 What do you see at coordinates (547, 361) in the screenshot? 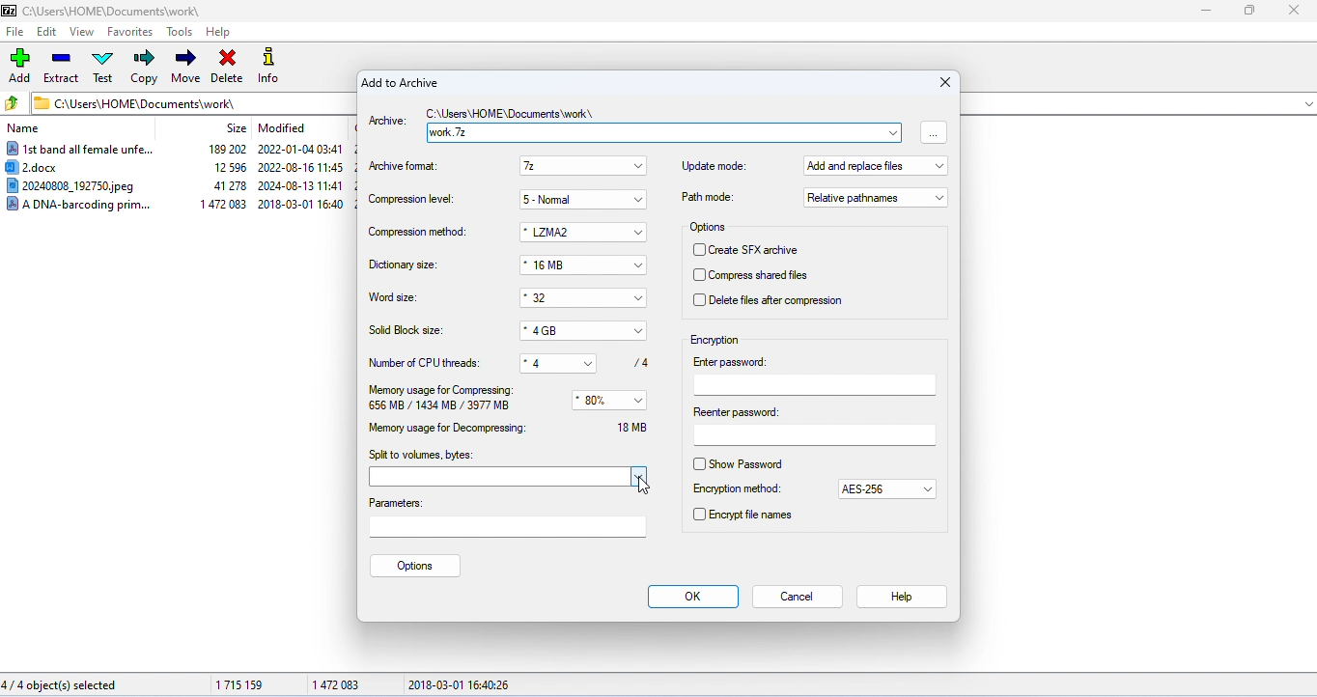
I see `*4` at bounding box center [547, 361].